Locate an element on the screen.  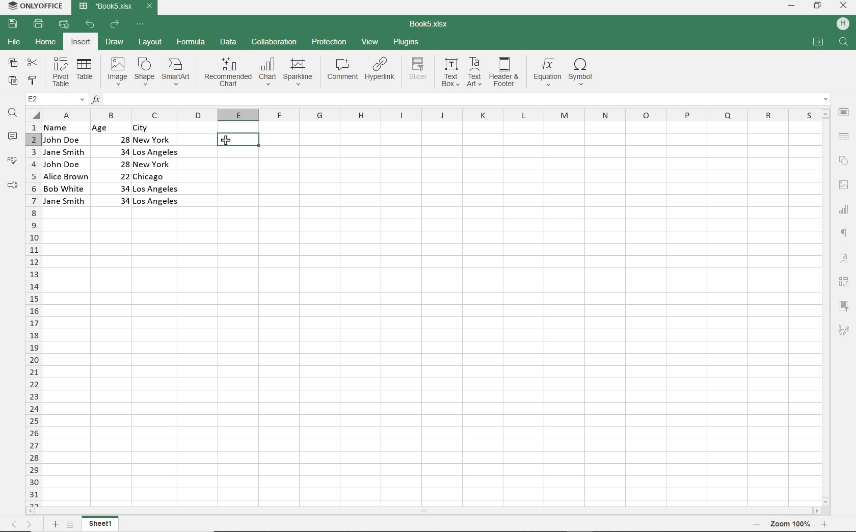
PLUGINS is located at coordinates (405, 41).